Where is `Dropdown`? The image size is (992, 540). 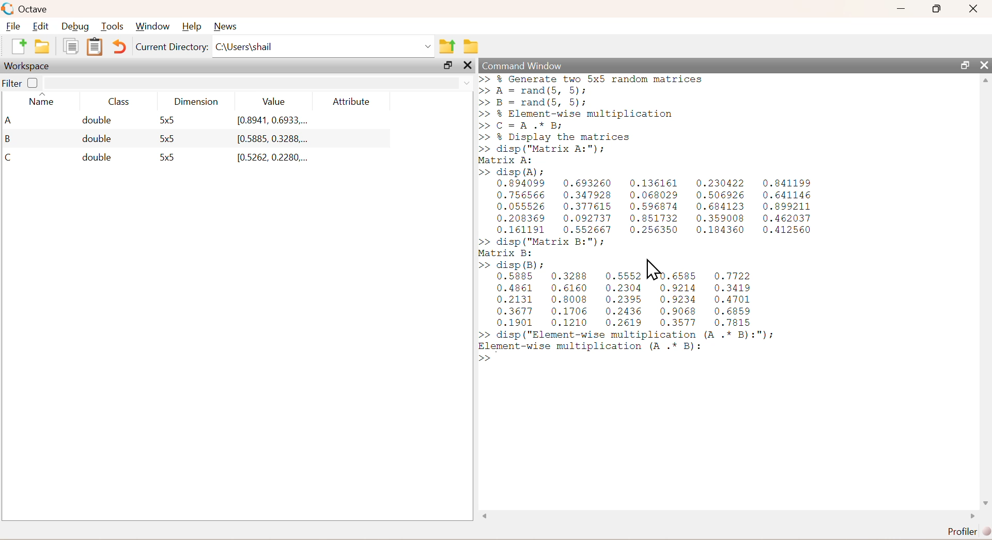
Dropdown is located at coordinates (462, 82).